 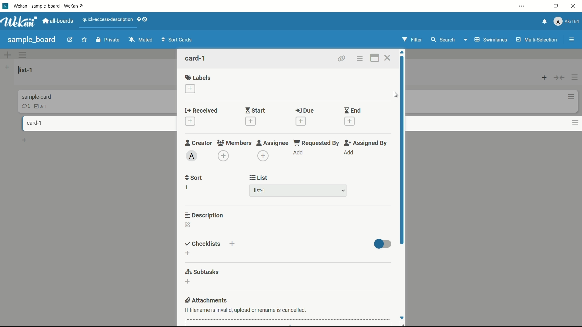 I want to click on filter, so click(x=412, y=40).